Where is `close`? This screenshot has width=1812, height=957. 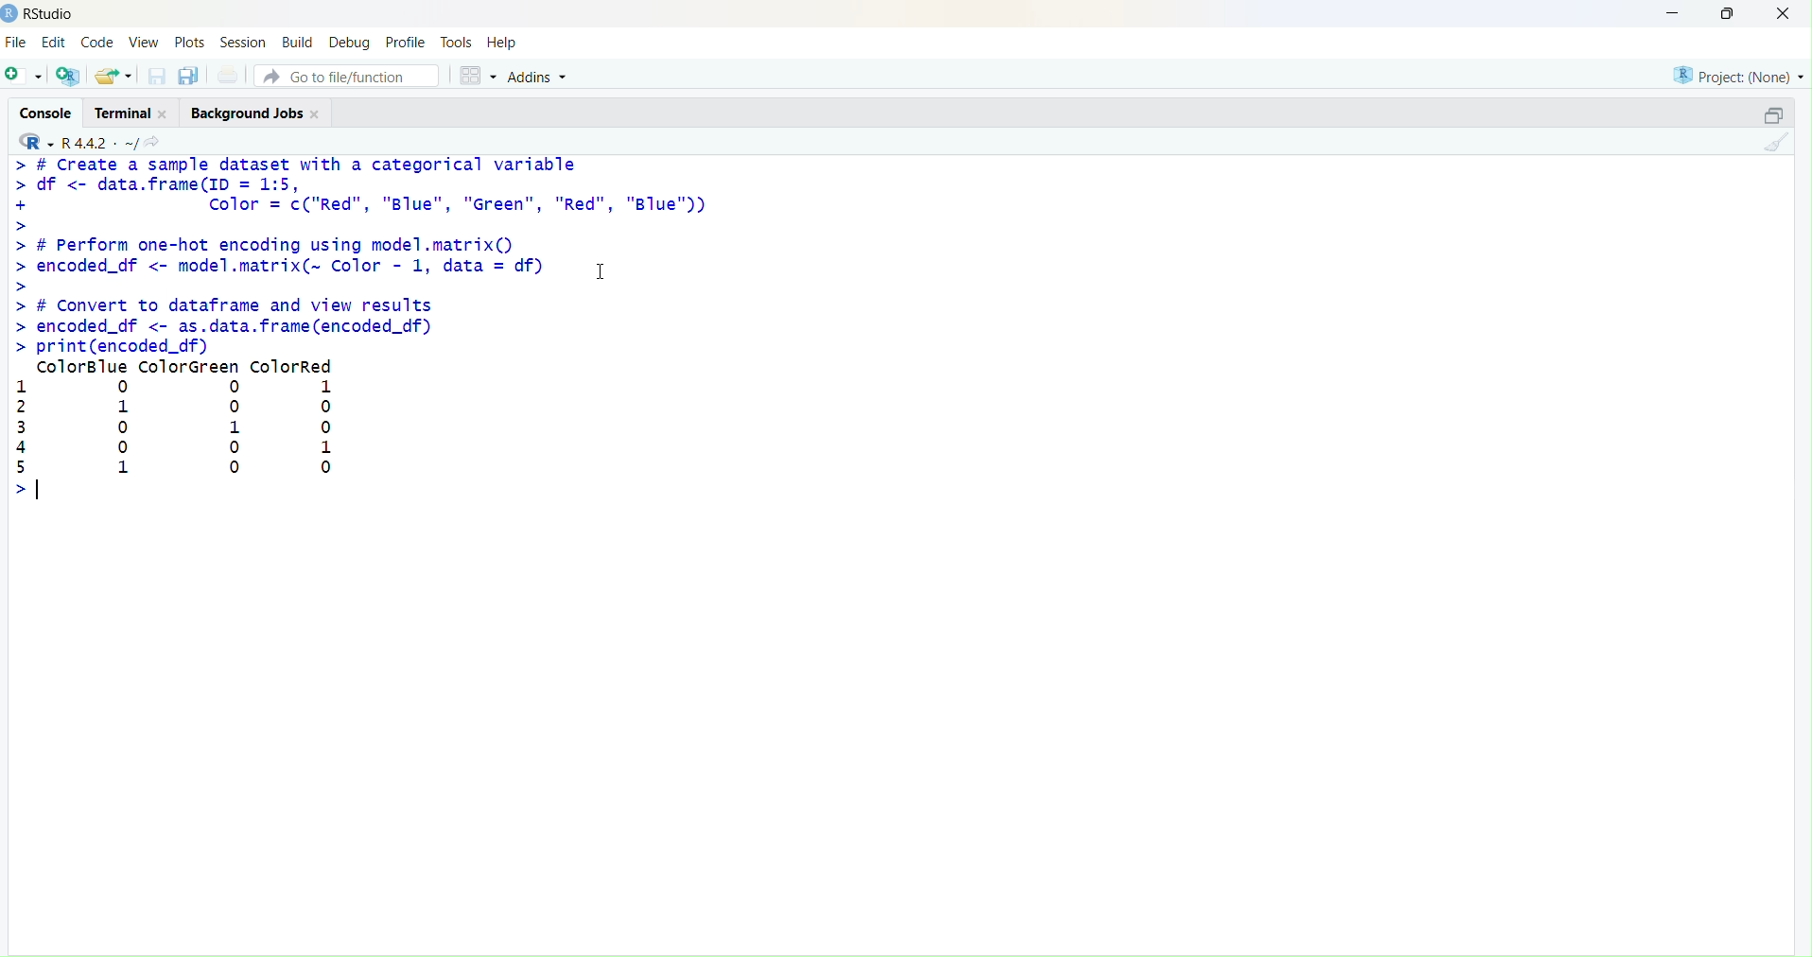 close is located at coordinates (165, 114).